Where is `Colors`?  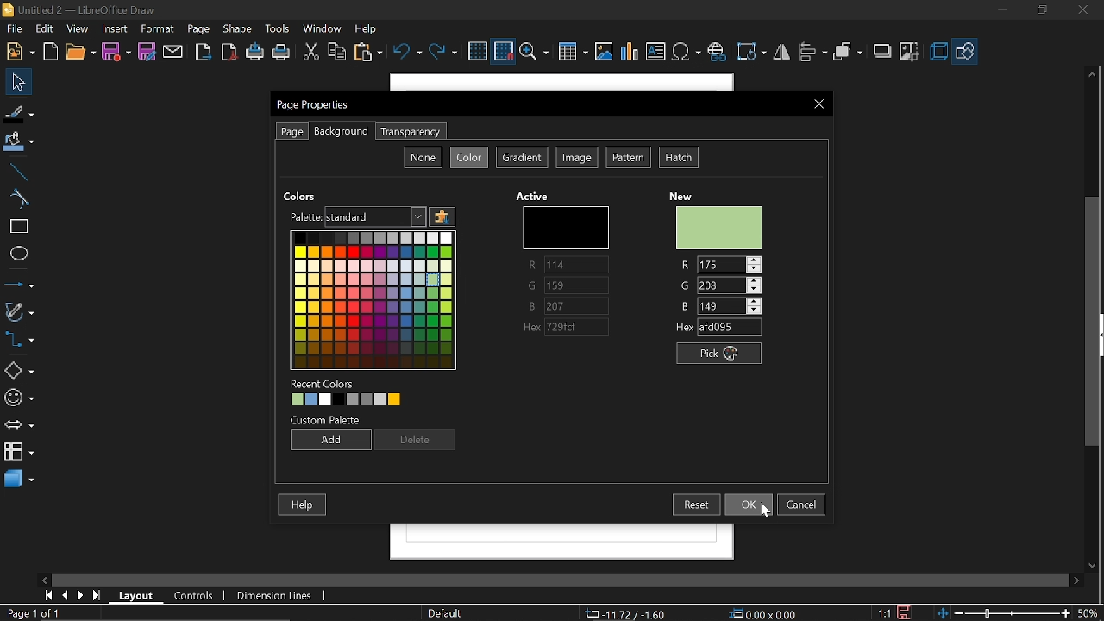
Colors is located at coordinates (301, 195).